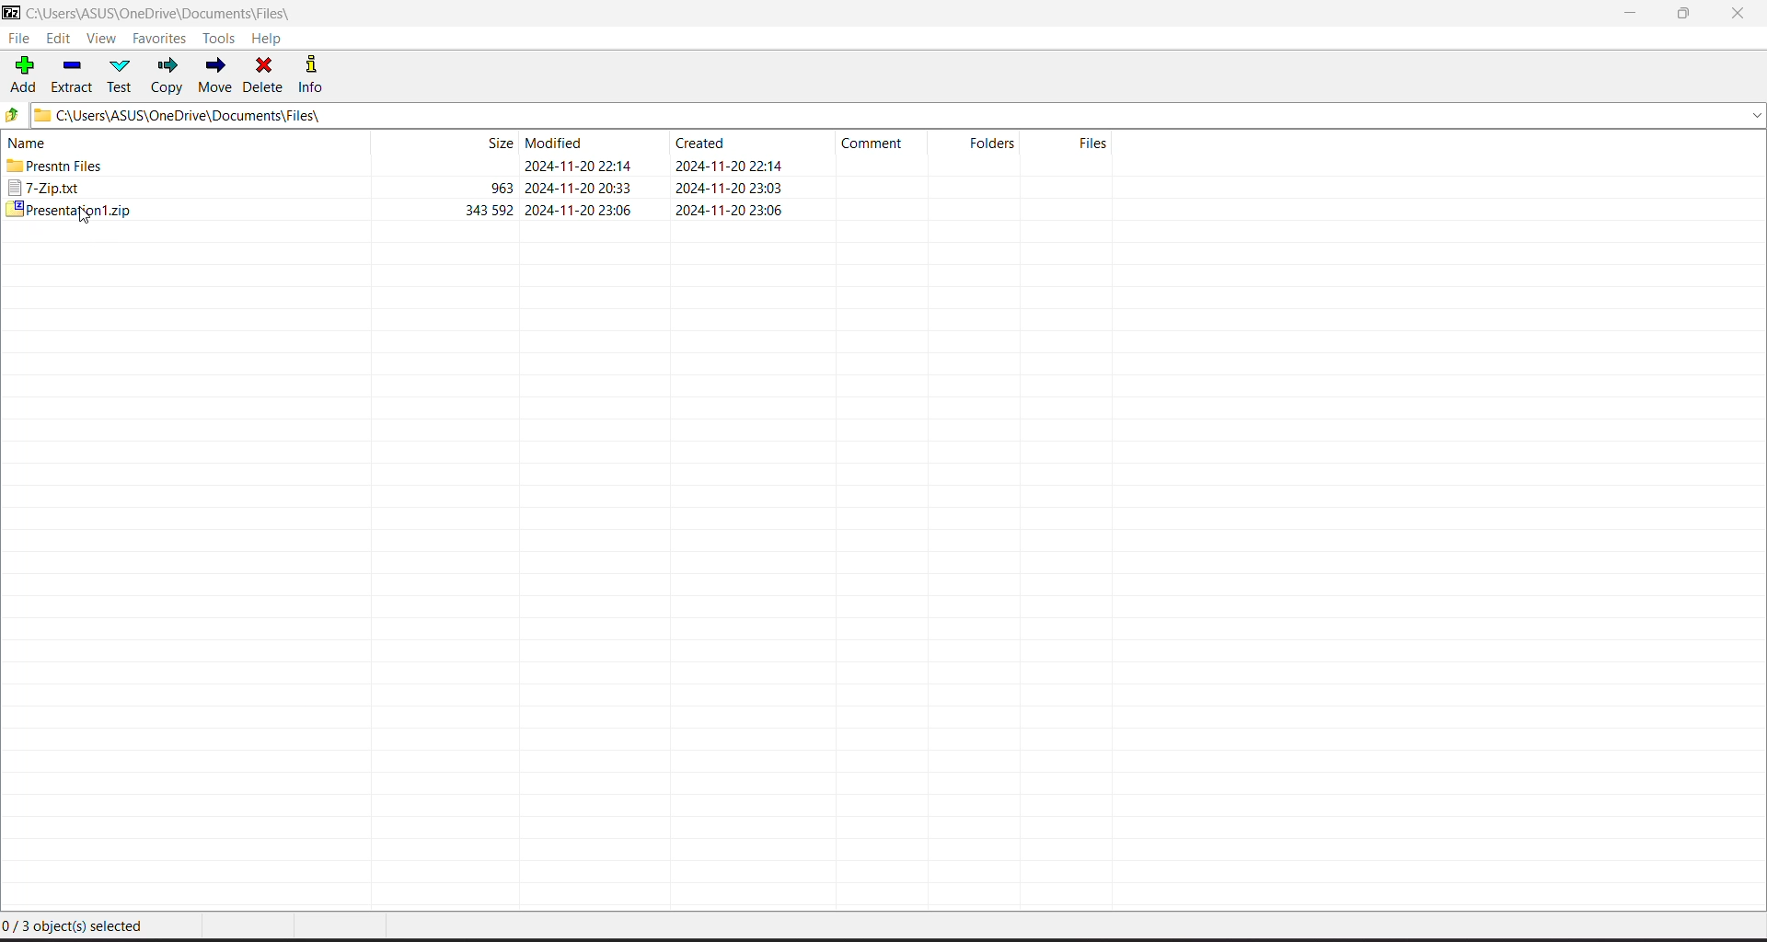 Image resolution: width=1767 pixels, height=942 pixels. I want to click on Current Selection, so click(81, 928).